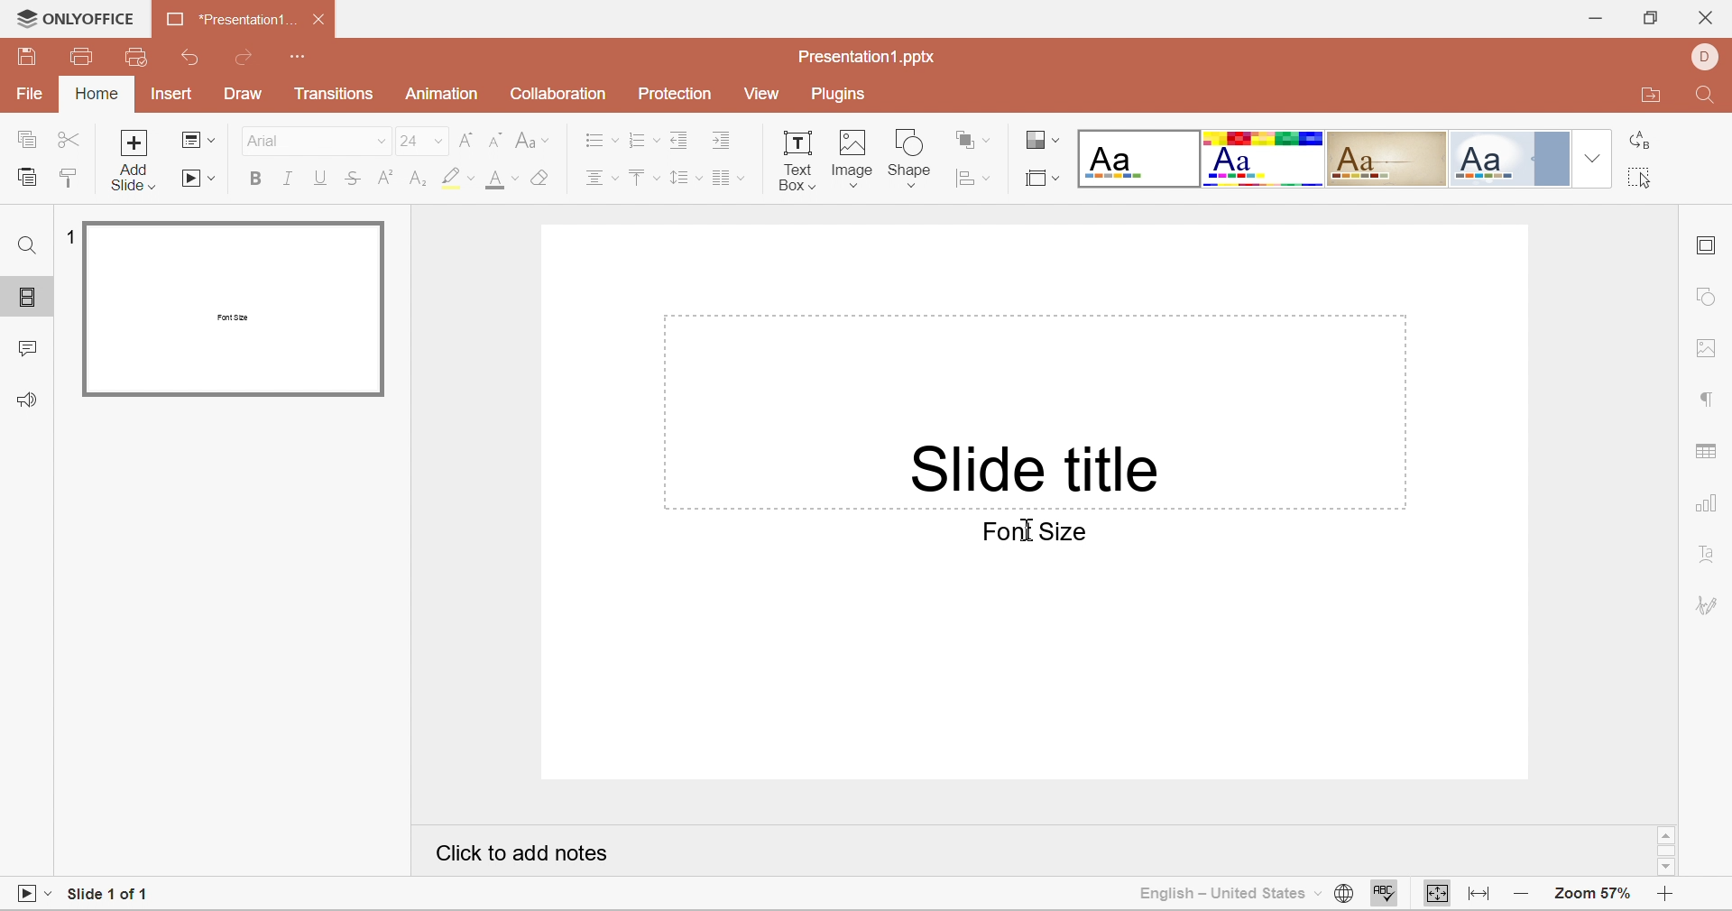 This screenshot has height=911, width=1732. I want to click on Transitions, so click(335, 97).